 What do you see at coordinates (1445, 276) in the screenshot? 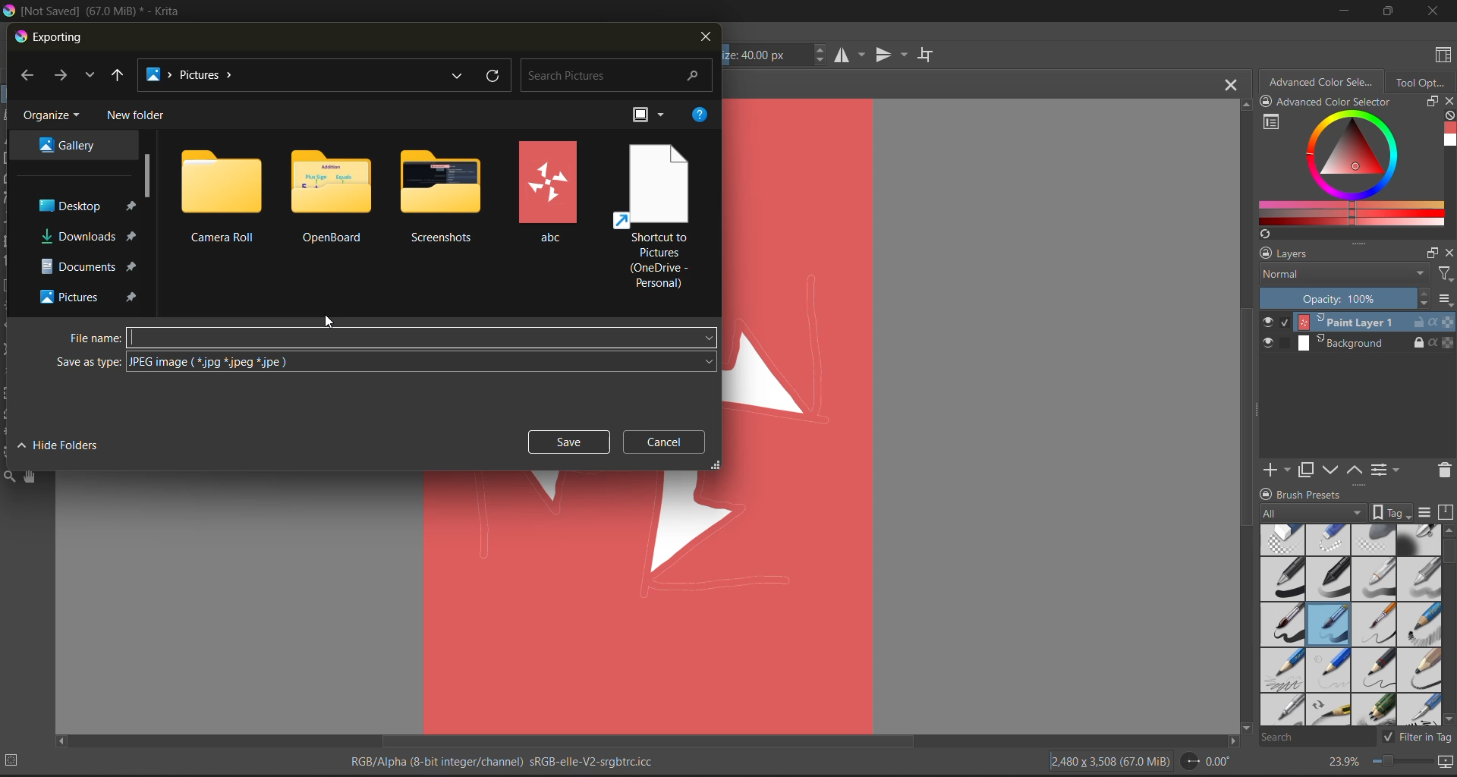
I see `filters` at bounding box center [1445, 276].